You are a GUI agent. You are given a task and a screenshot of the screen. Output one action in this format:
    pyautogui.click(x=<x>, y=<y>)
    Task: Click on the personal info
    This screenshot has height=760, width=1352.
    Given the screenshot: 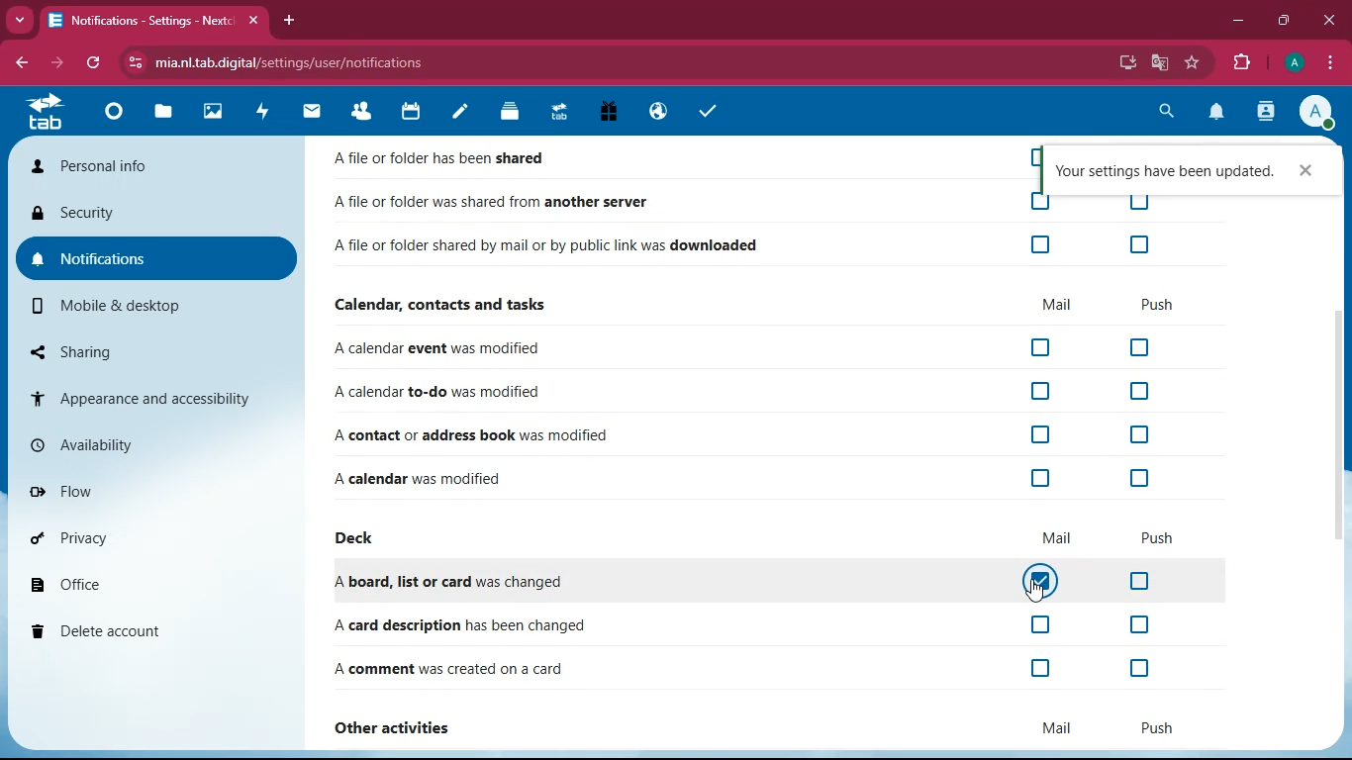 What is the action you would take?
    pyautogui.click(x=156, y=165)
    